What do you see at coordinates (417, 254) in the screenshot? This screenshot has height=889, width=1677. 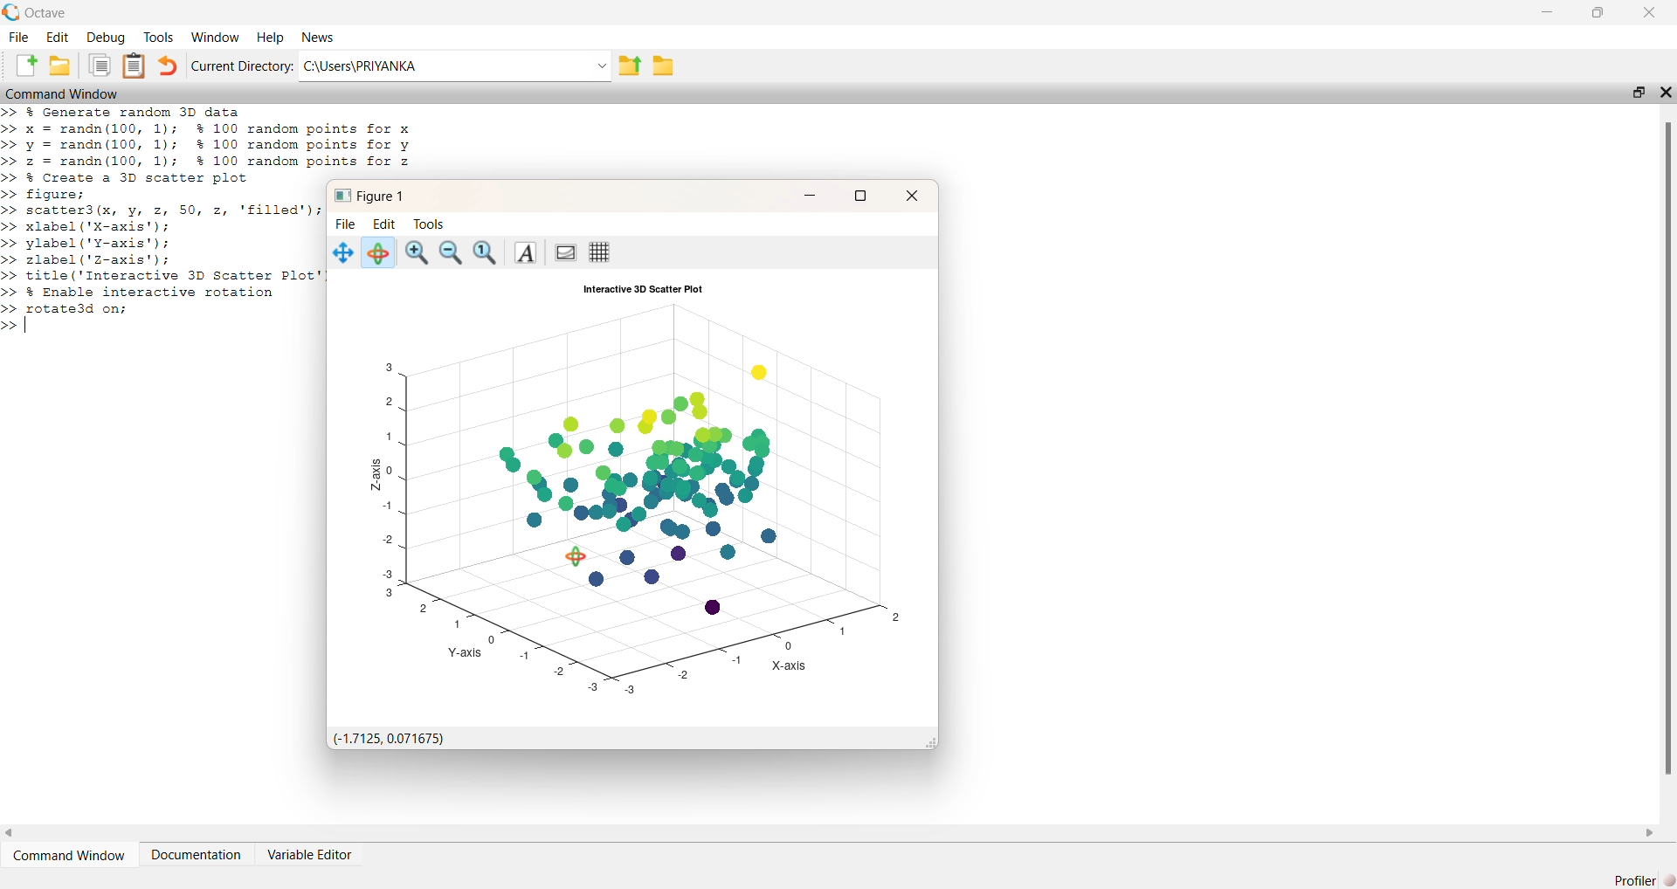 I see `zoom in` at bounding box center [417, 254].